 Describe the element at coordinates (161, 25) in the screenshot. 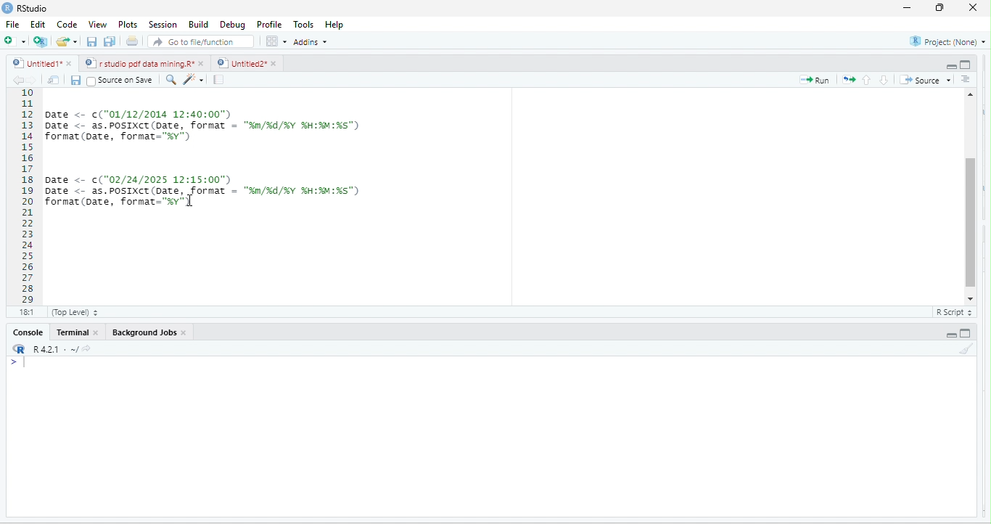

I see `Session` at that location.